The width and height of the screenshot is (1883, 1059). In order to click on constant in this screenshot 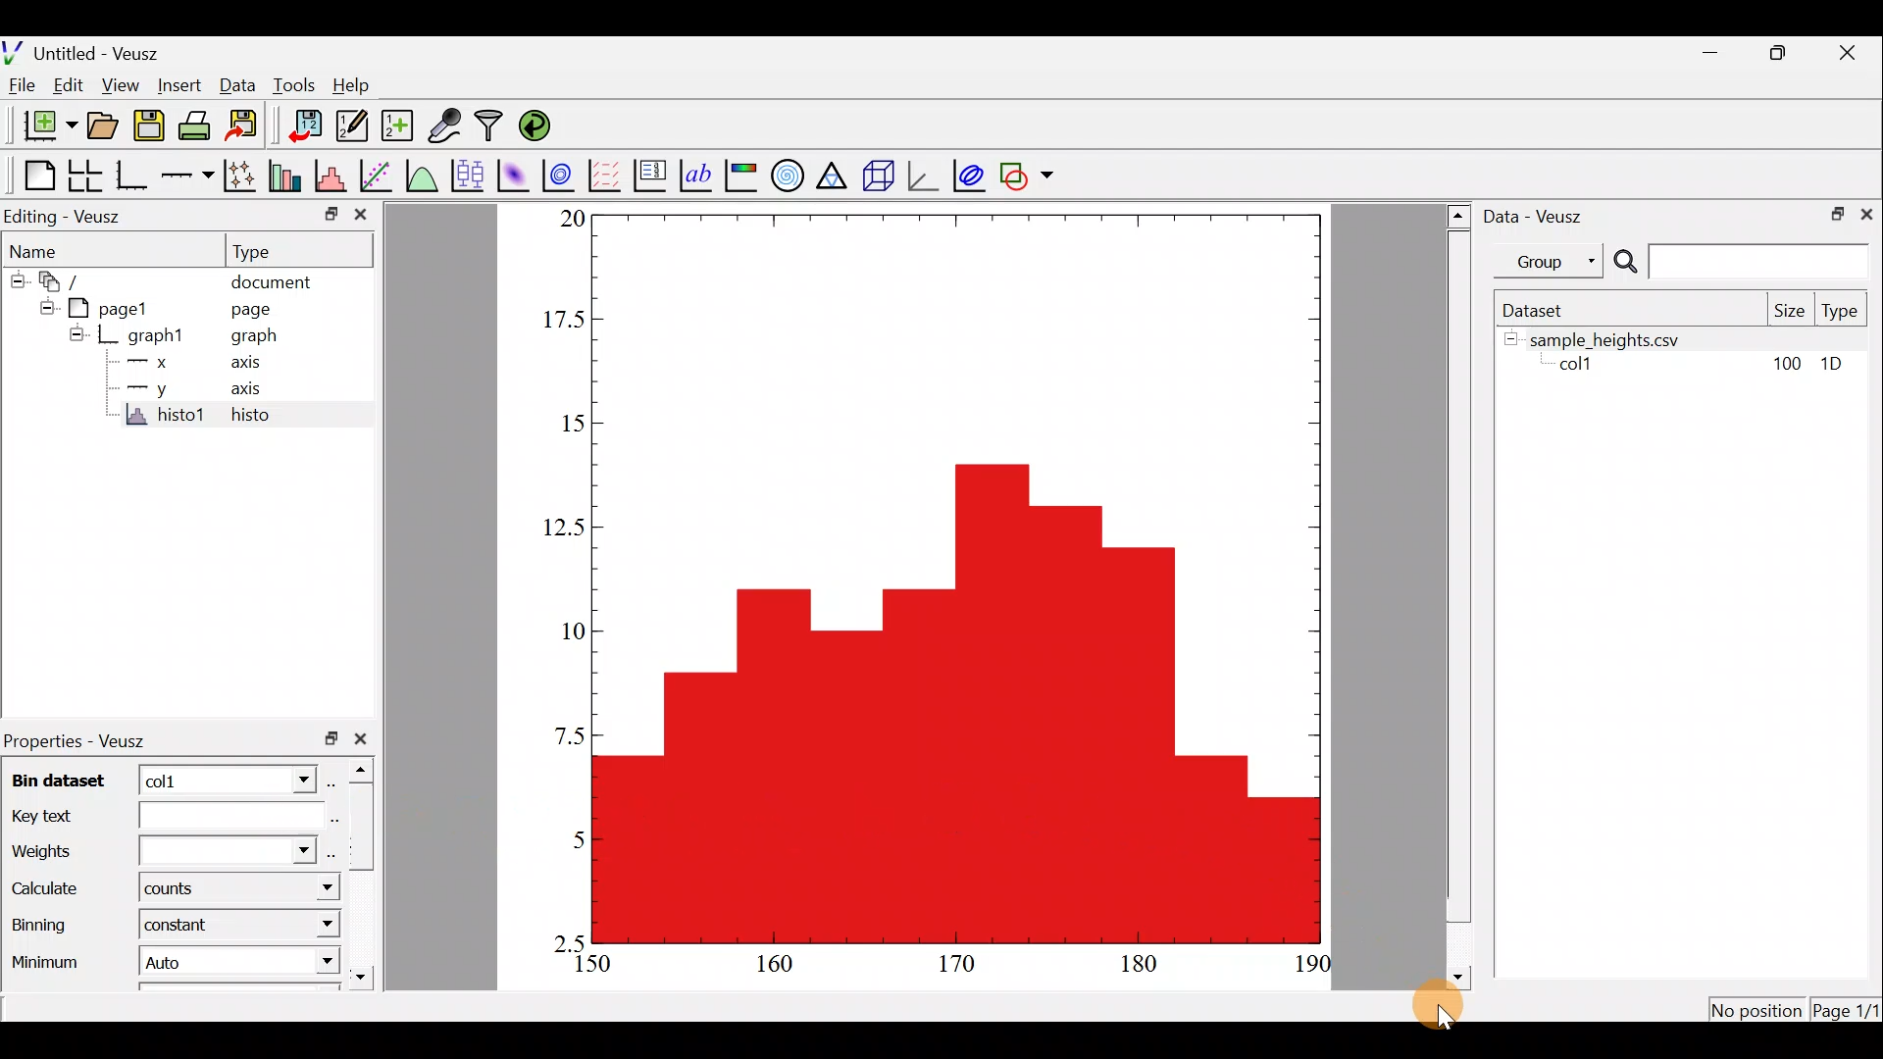, I will do `click(184, 929)`.